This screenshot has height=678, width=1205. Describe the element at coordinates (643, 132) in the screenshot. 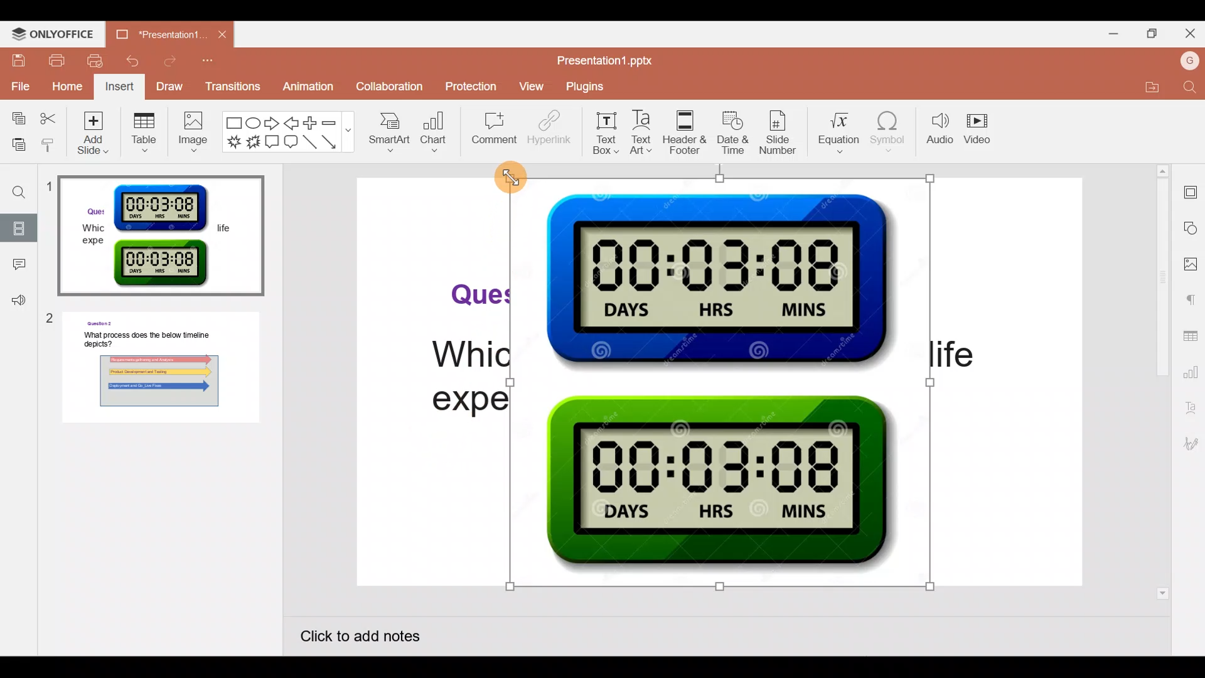

I see `Text Art` at that location.